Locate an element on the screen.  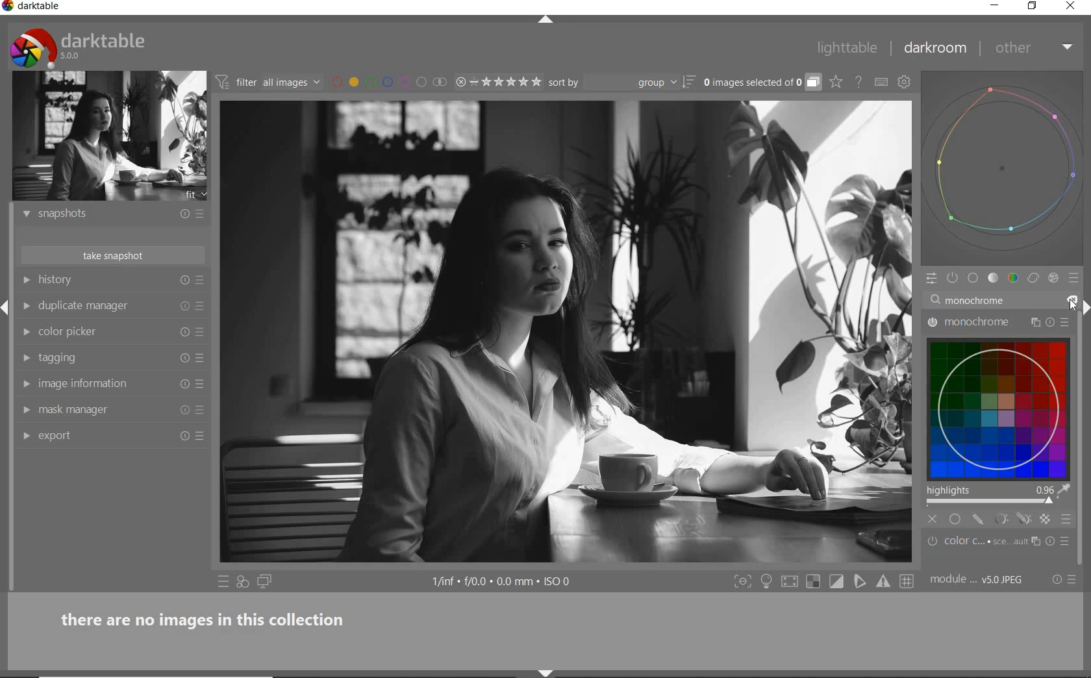
preset and preferences is located at coordinates (1065, 325).